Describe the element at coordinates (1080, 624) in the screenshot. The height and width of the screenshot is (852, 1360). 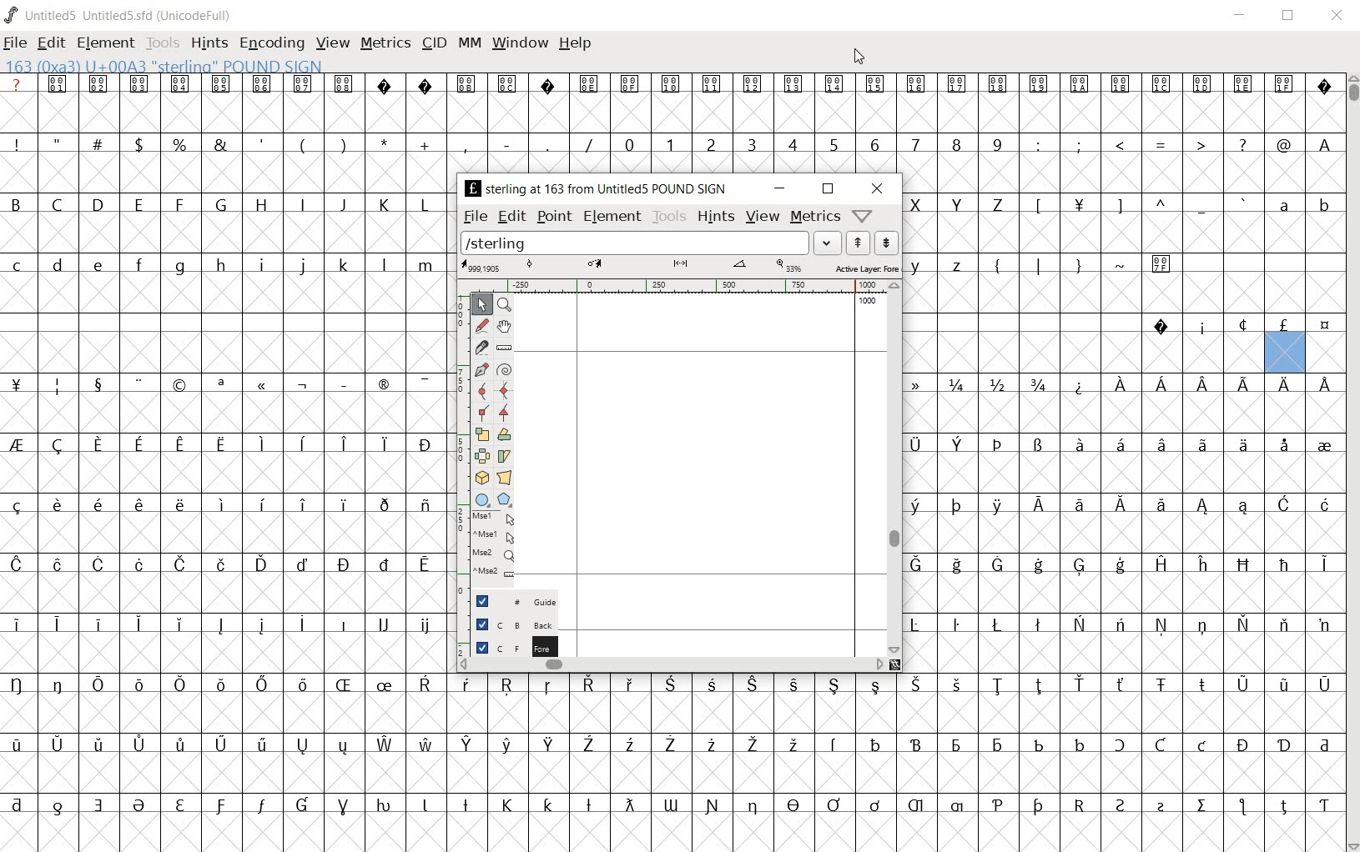
I see `Symbol` at that location.